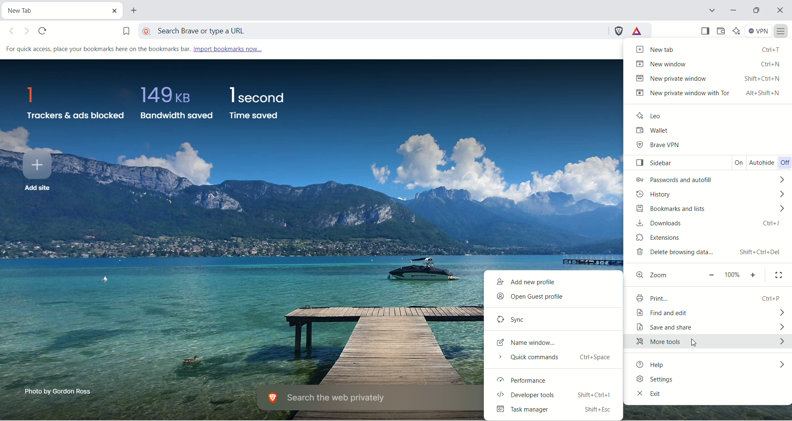  Describe the element at coordinates (709, 49) in the screenshot. I see `new tab` at that location.